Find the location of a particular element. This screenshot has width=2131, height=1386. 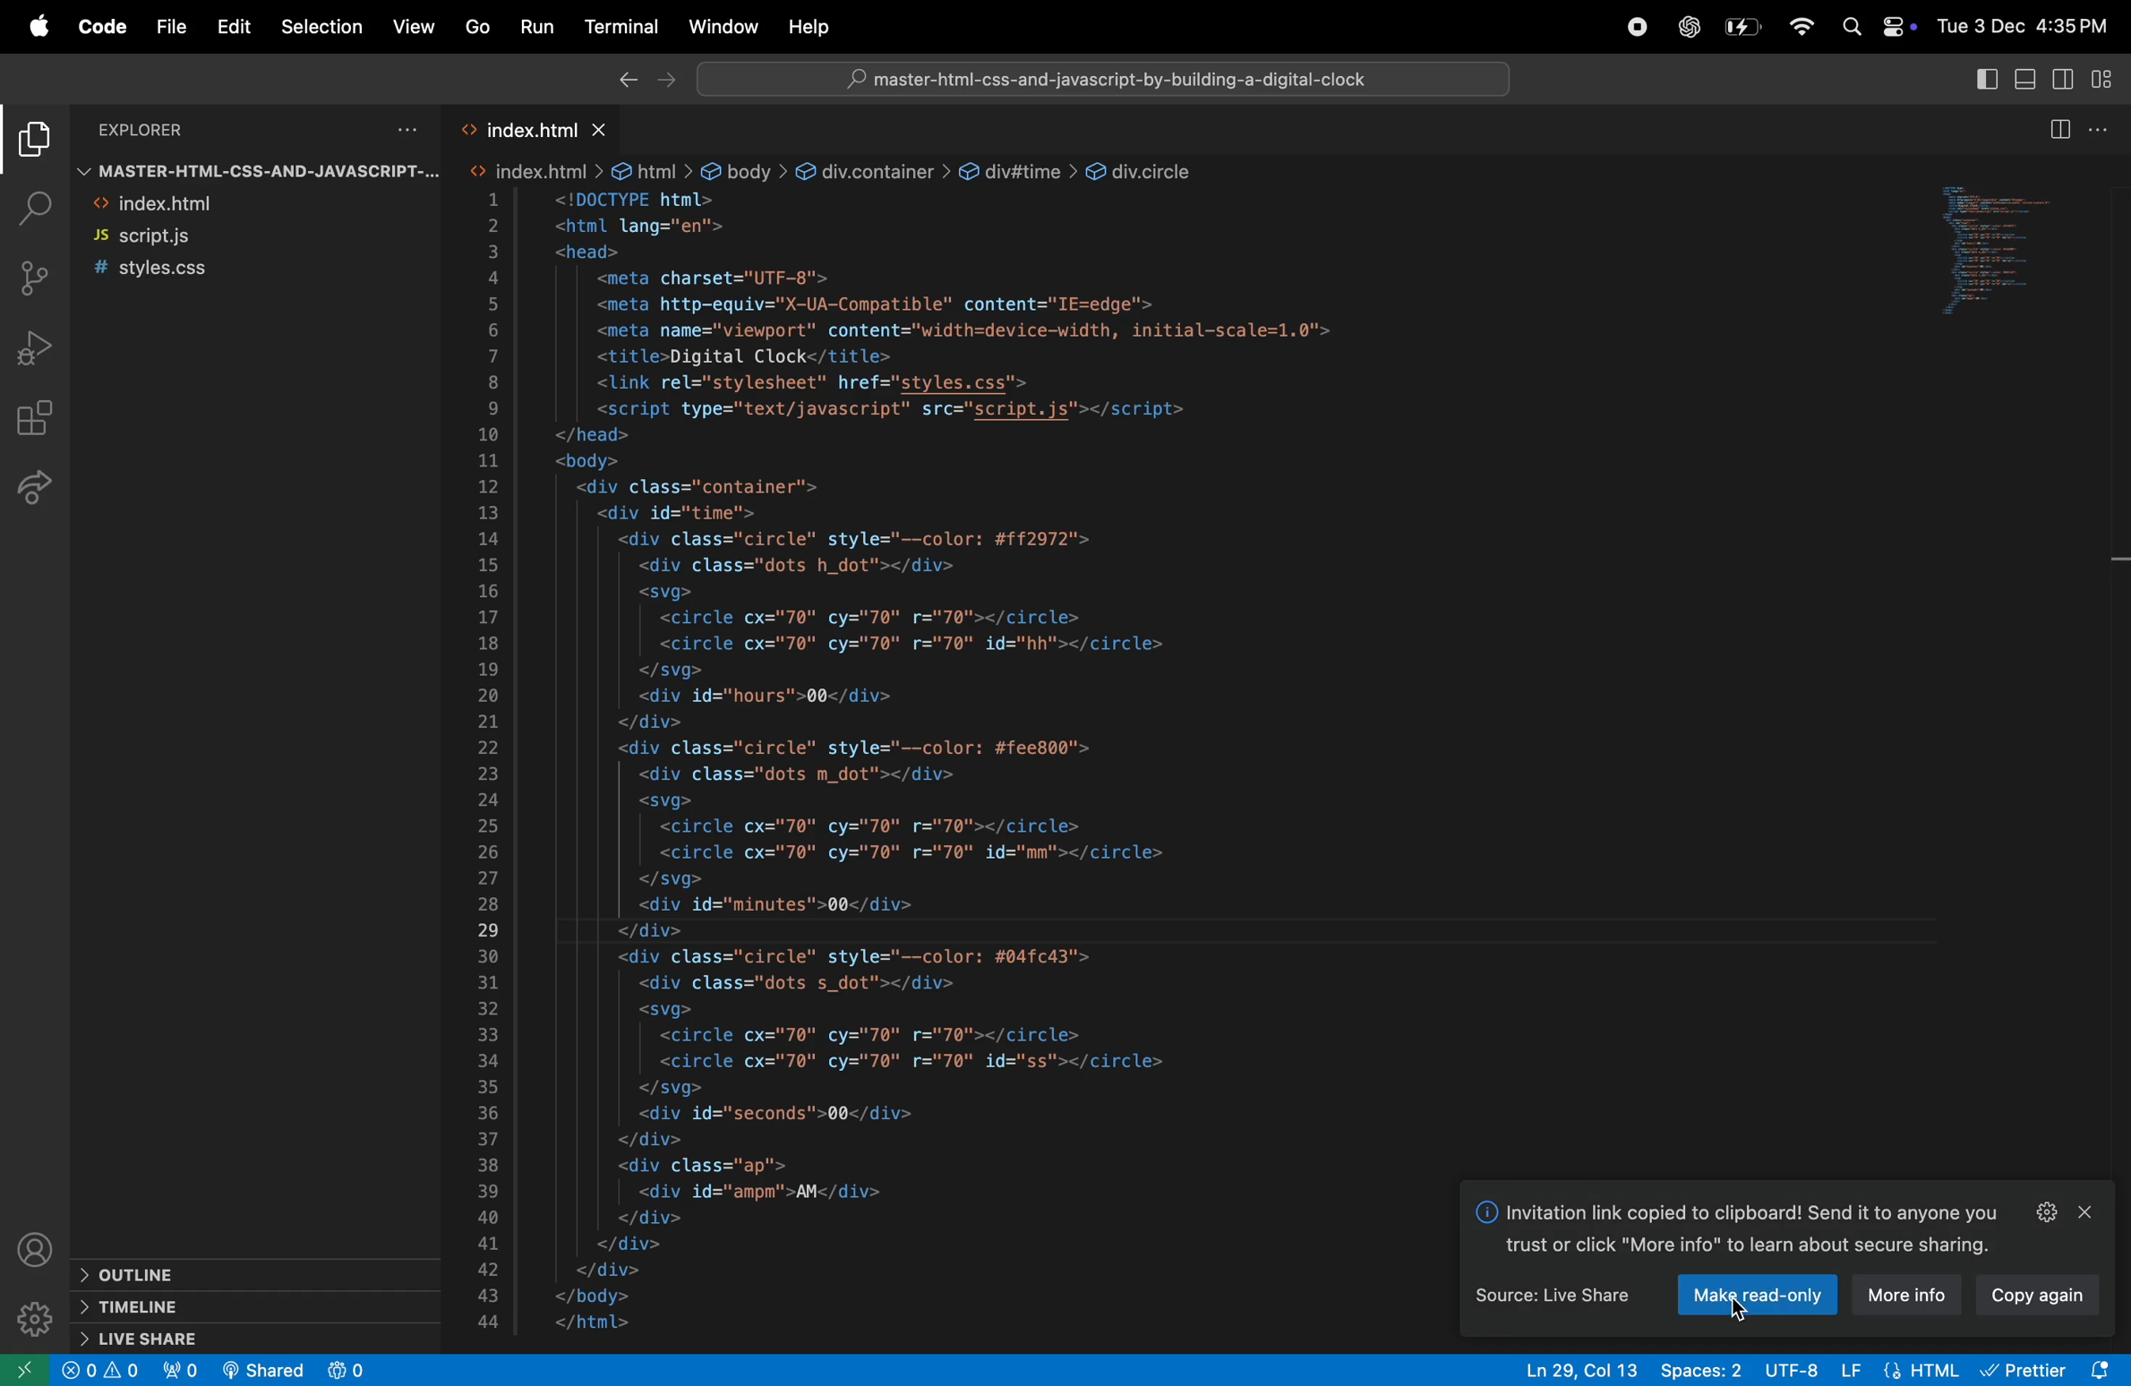

options is located at coordinates (403, 124).